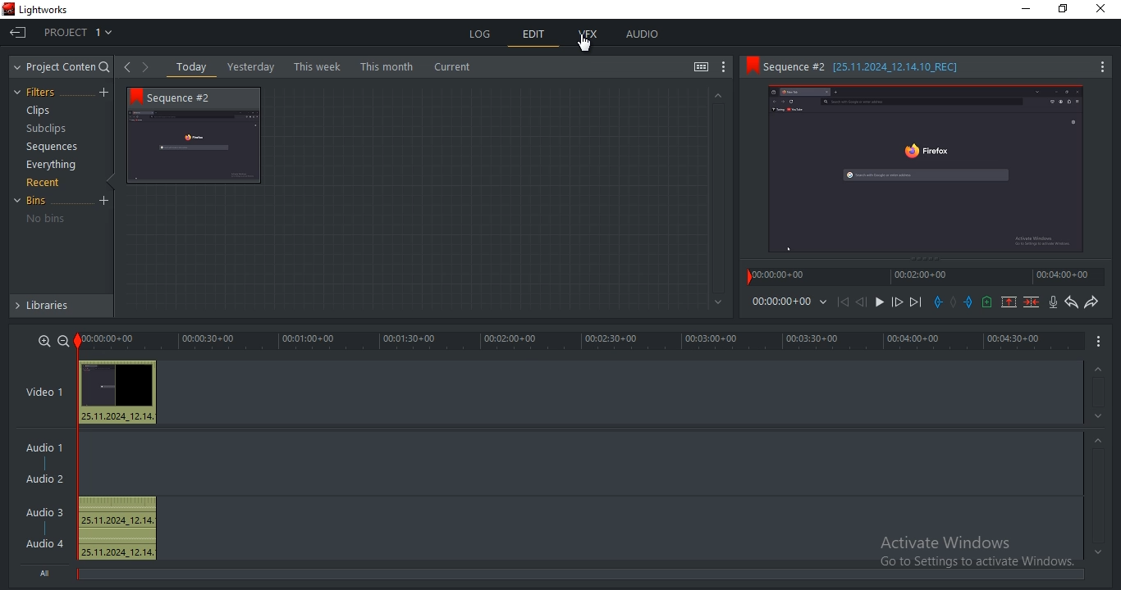  What do you see at coordinates (62, 340) in the screenshot?
I see `zoom out` at bounding box center [62, 340].